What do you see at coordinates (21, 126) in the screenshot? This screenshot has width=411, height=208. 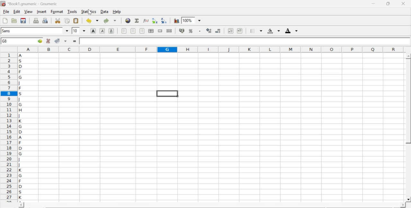 I see `alphabets` at bounding box center [21, 126].